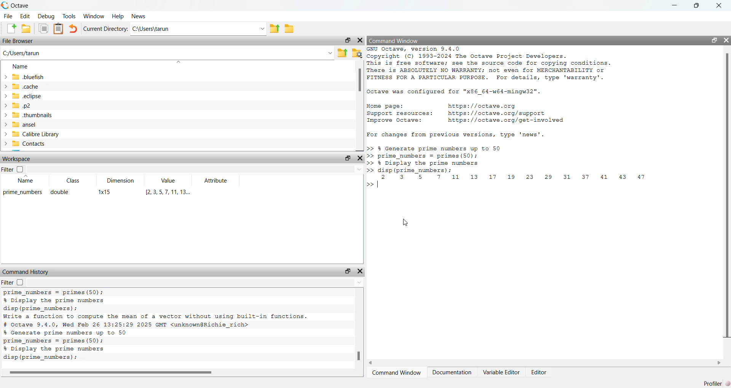 This screenshot has width=731, height=388. What do you see at coordinates (74, 29) in the screenshot?
I see `undo` at bounding box center [74, 29].